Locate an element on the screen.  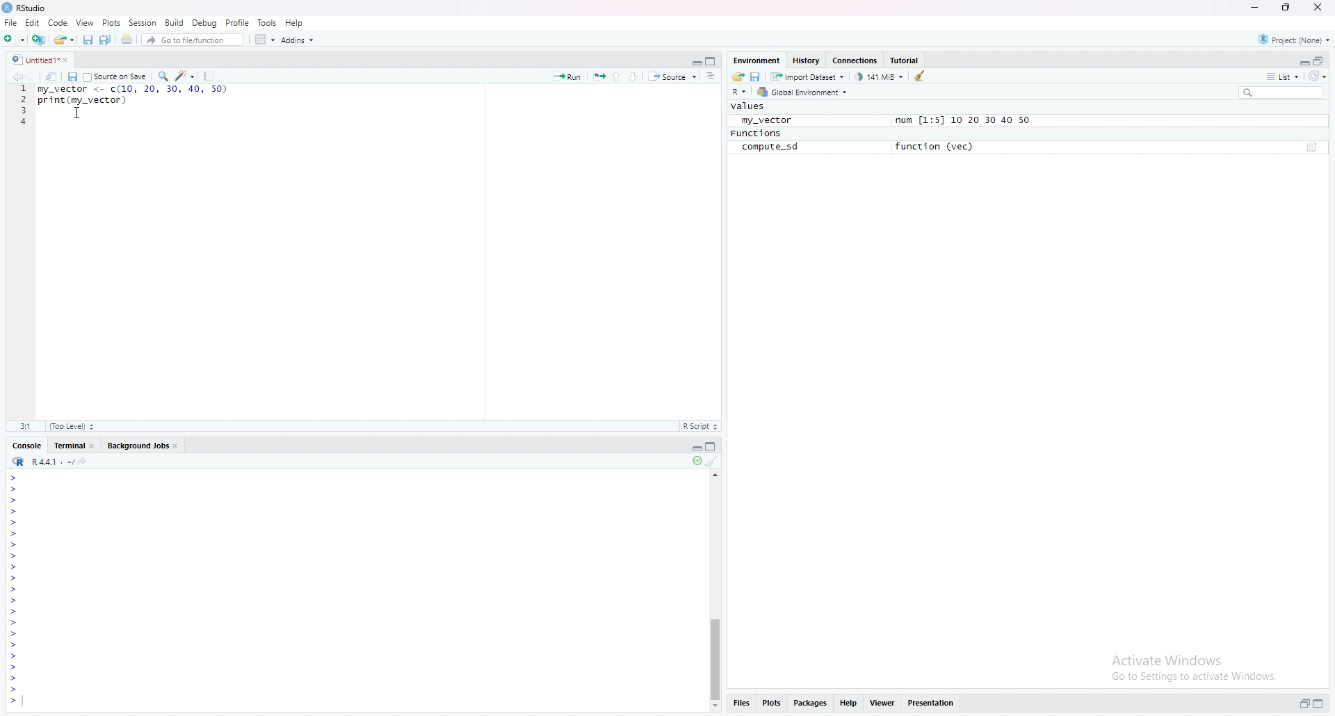
File is located at coordinates (10, 22).